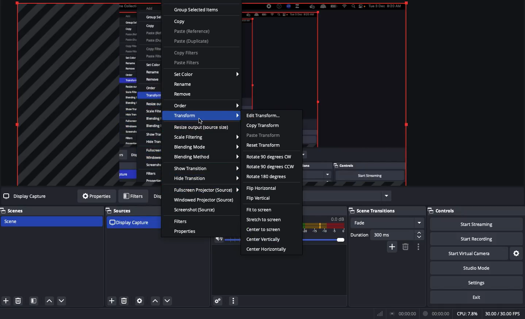 Image resolution: width=525 pixels, height=319 pixels. I want to click on Order, so click(206, 106).